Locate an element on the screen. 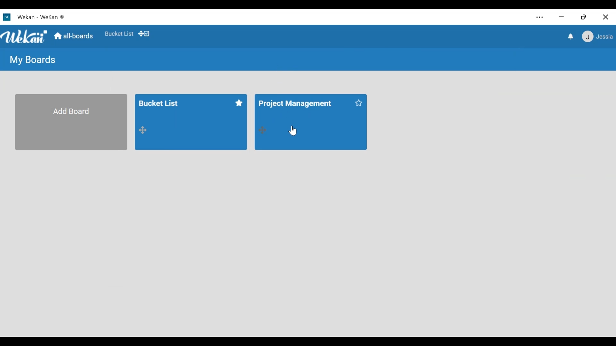 The image size is (616, 346). Member menu is located at coordinates (596, 37).